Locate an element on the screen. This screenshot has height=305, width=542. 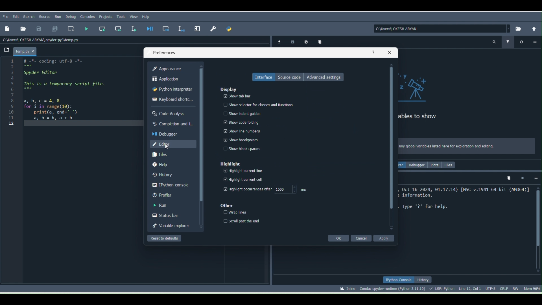
Search variable names and types ( Ctrl + F) is located at coordinates (494, 43).